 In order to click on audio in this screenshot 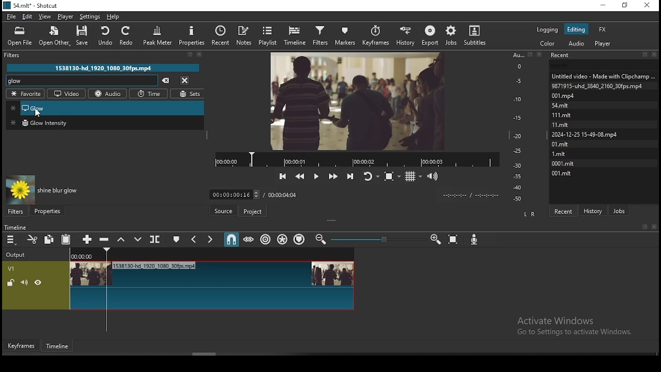, I will do `click(576, 43)`.